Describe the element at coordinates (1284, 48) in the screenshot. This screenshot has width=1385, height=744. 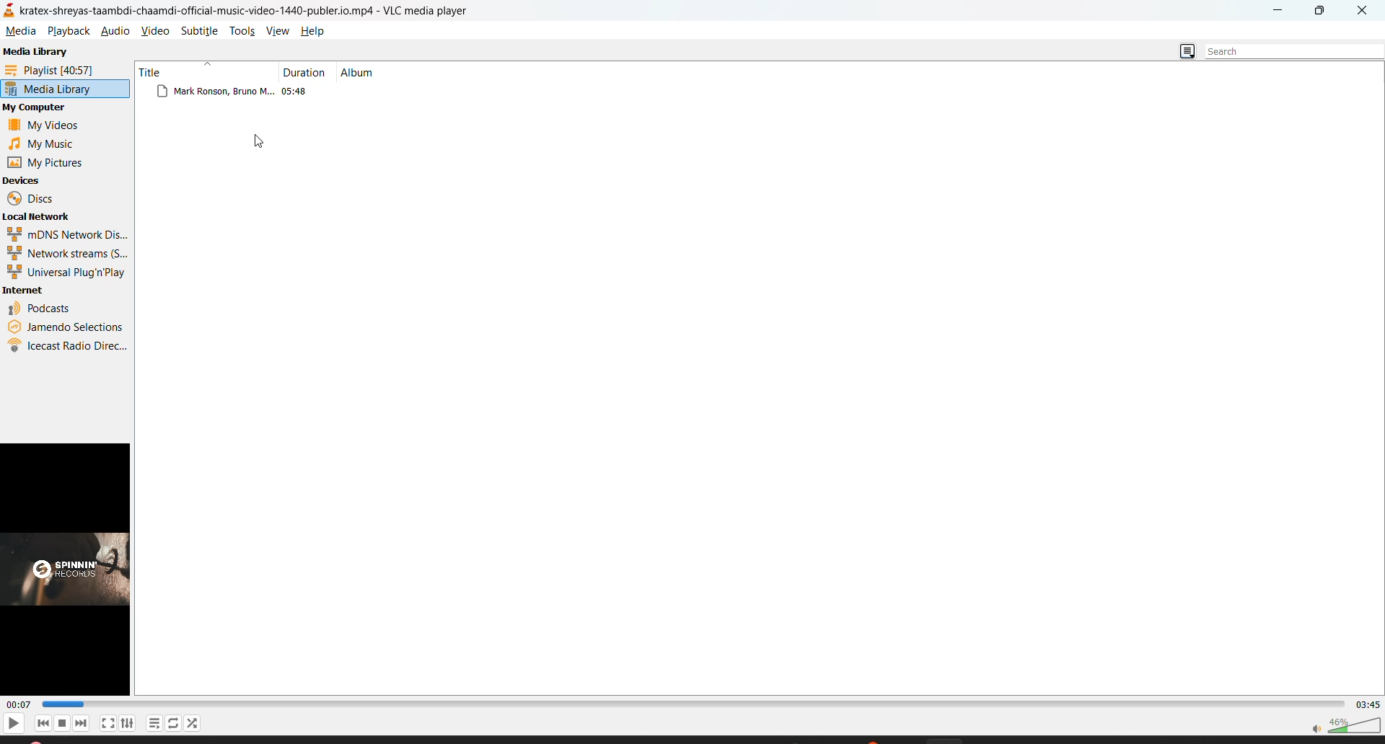
I see `search` at that location.